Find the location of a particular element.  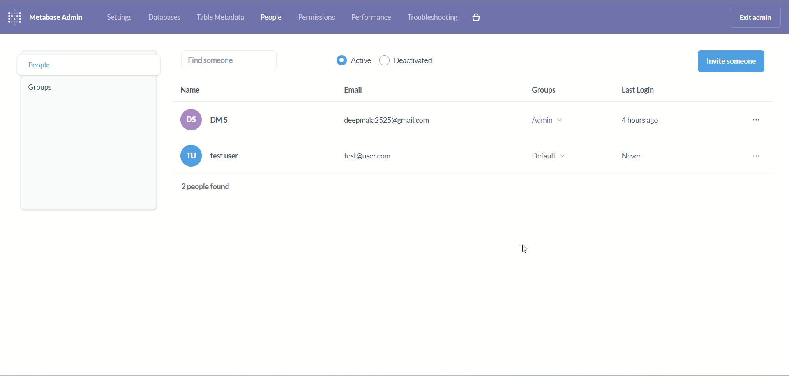

exit admin is located at coordinates (753, 17).